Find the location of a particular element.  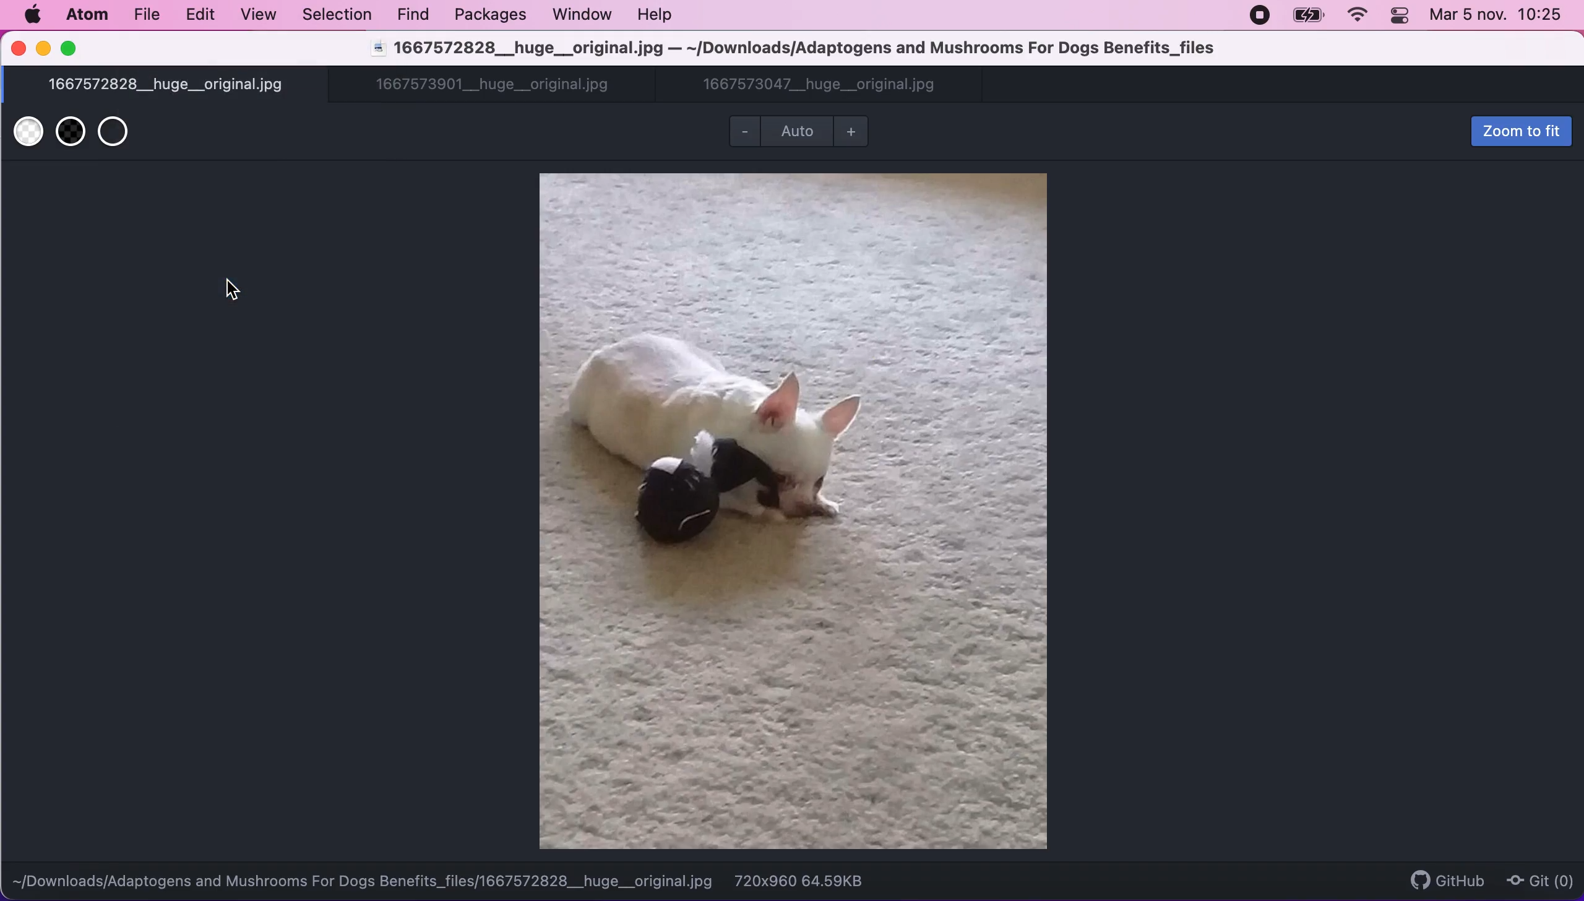

atom is located at coordinates (92, 17).